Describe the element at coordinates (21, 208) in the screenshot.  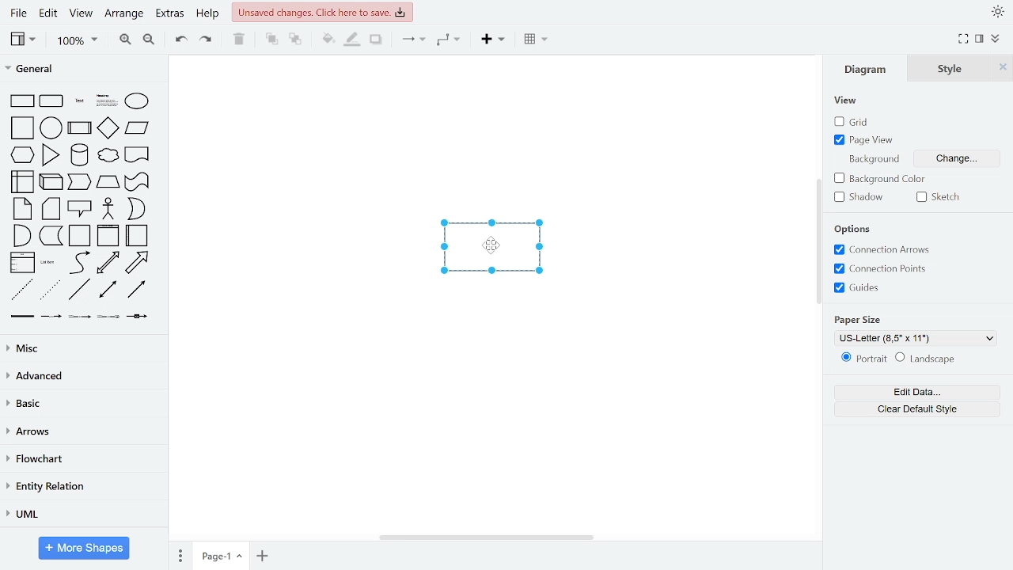
I see `general shapes` at that location.